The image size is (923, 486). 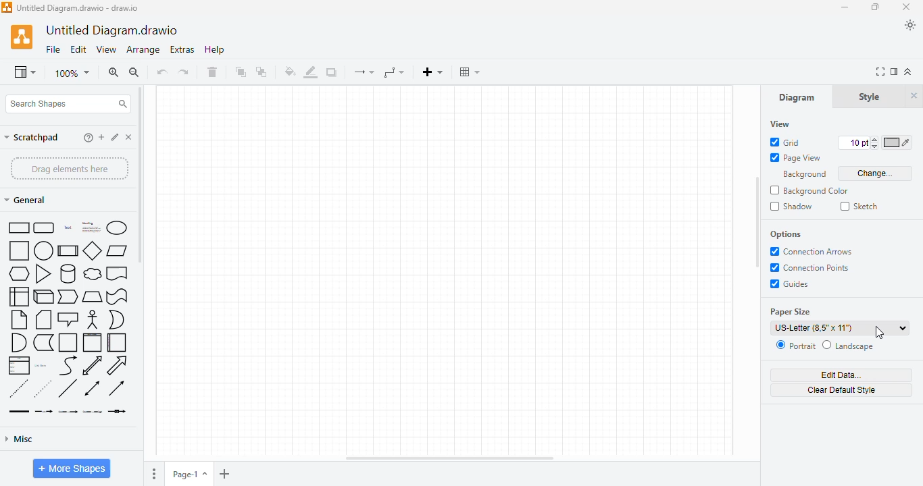 What do you see at coordinates (19, 296) in the screenshot?
I see `internal storage` at bounding box center [19, 296].